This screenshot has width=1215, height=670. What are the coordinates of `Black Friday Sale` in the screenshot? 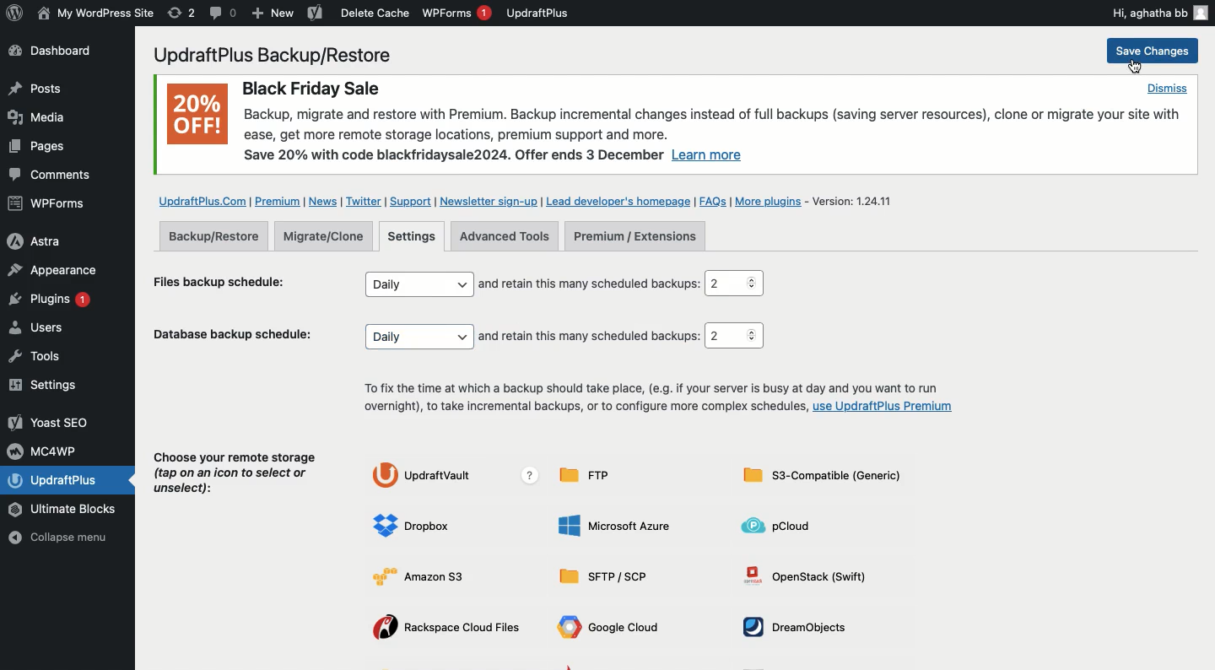 It's located at (310, 86).